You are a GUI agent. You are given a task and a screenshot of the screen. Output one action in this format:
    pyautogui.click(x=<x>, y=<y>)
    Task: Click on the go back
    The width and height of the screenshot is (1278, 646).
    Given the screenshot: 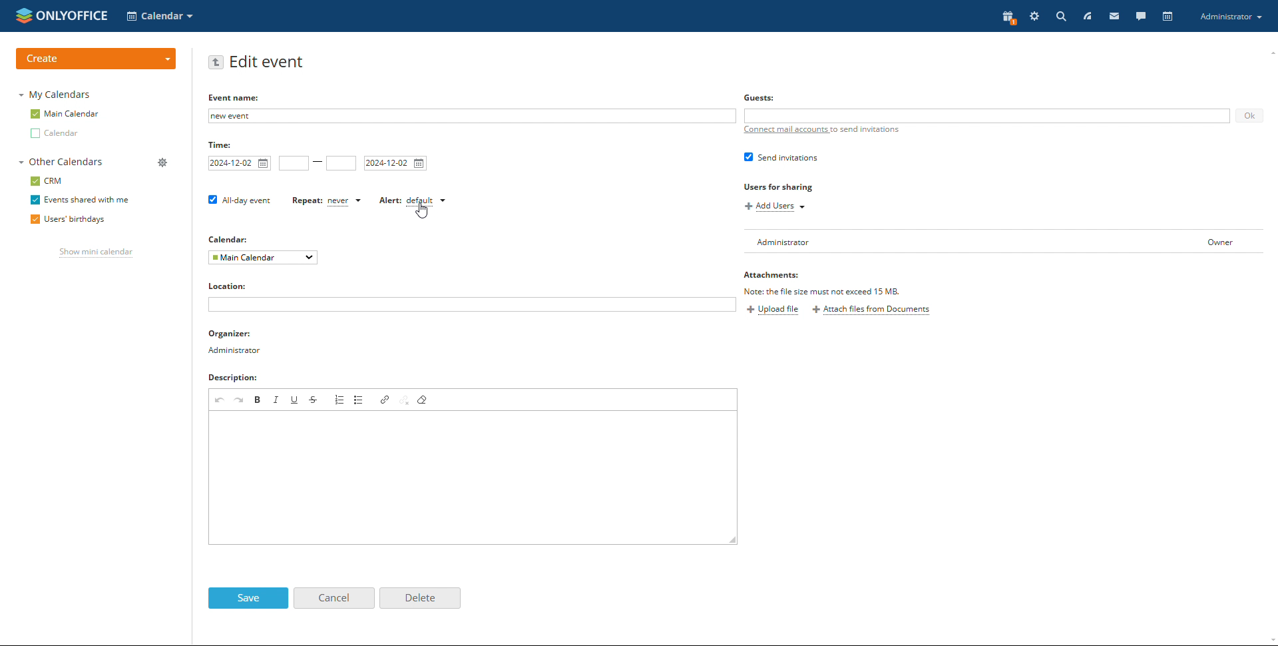 What is the action you would take?
    pyautogui.click(x=216, y=62)
    